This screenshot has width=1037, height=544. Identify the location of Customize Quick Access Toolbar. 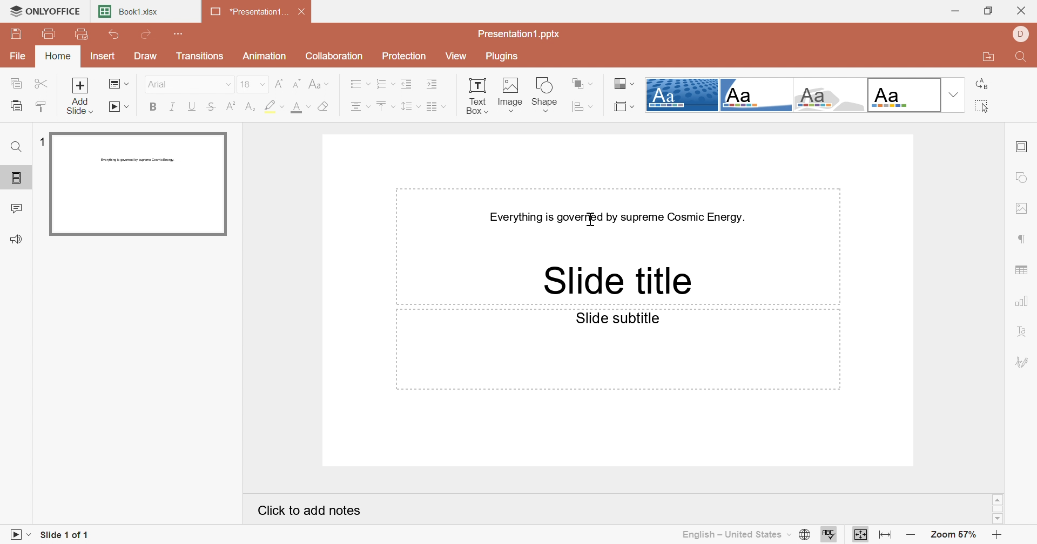
(183, 35).